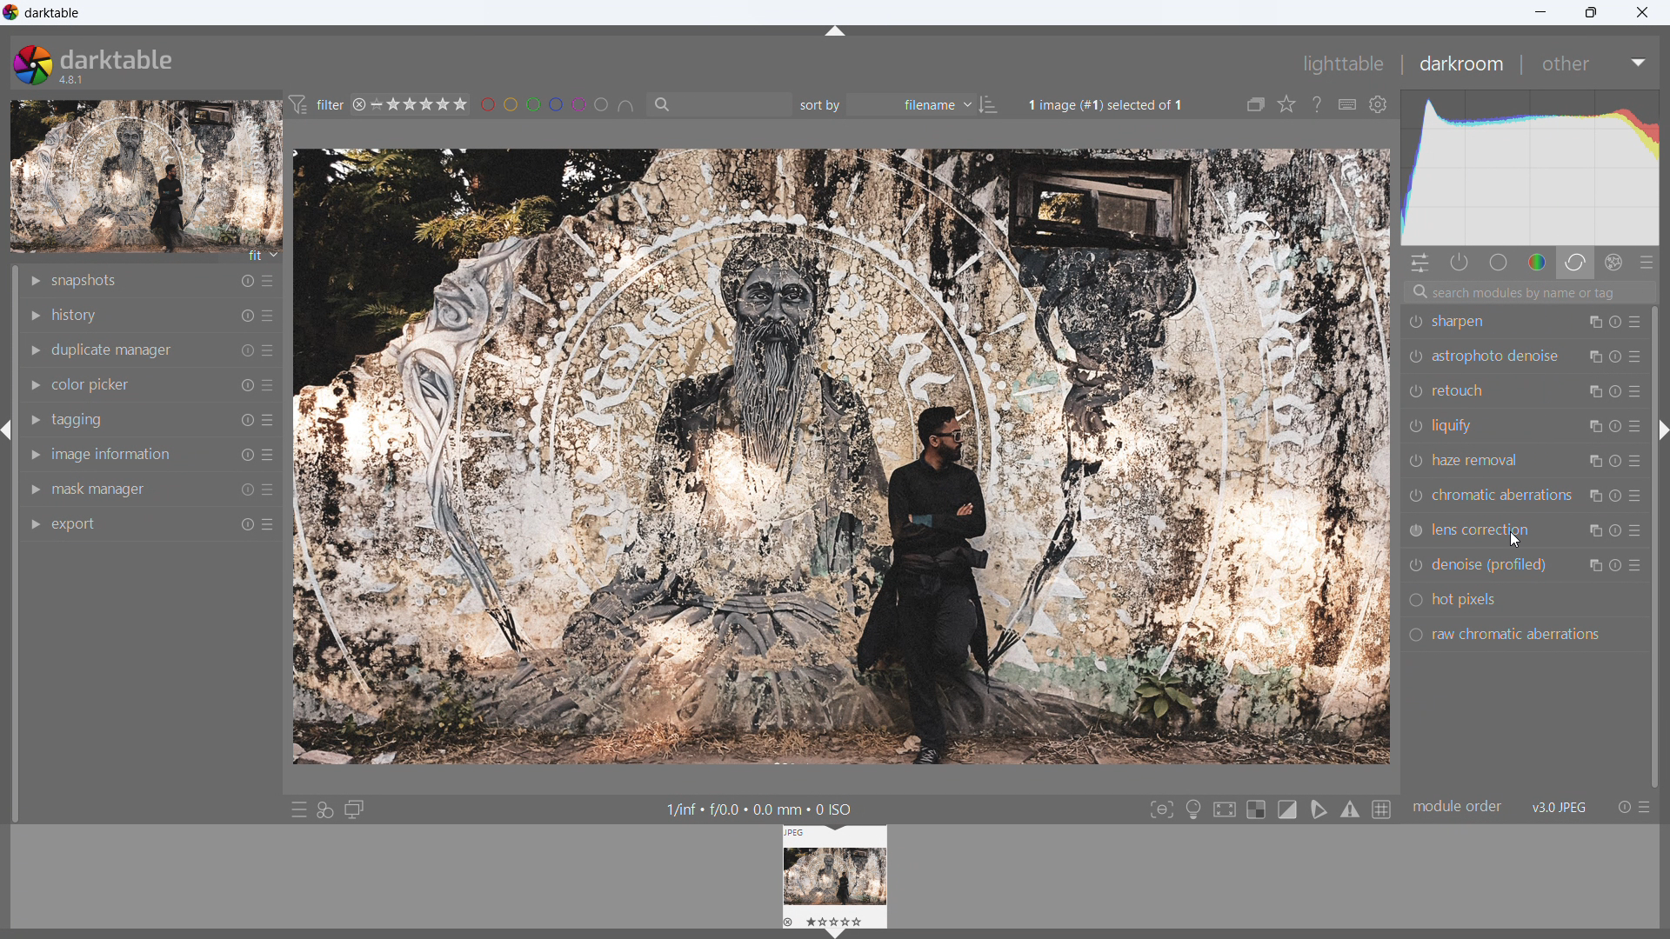 The height and width of the screenshot is (939, 1670). Describe the element at coordinates (273, 421) in the screenshot. I see `more options` at that location.